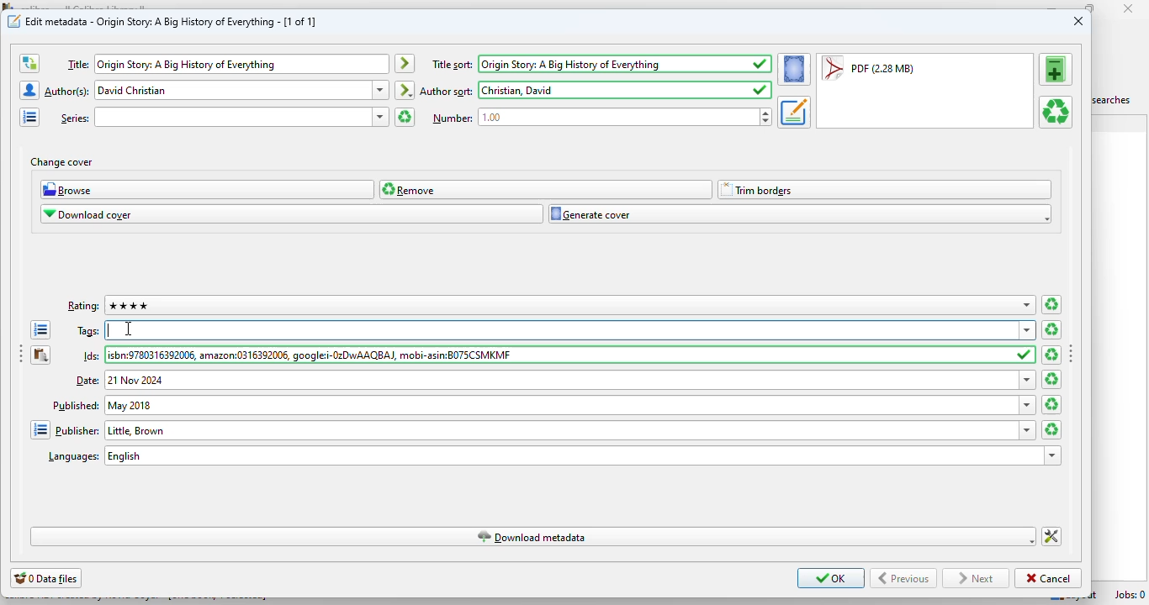  I want to click on automatically create the author sort entry based on the current author entry, so click(405, 90).